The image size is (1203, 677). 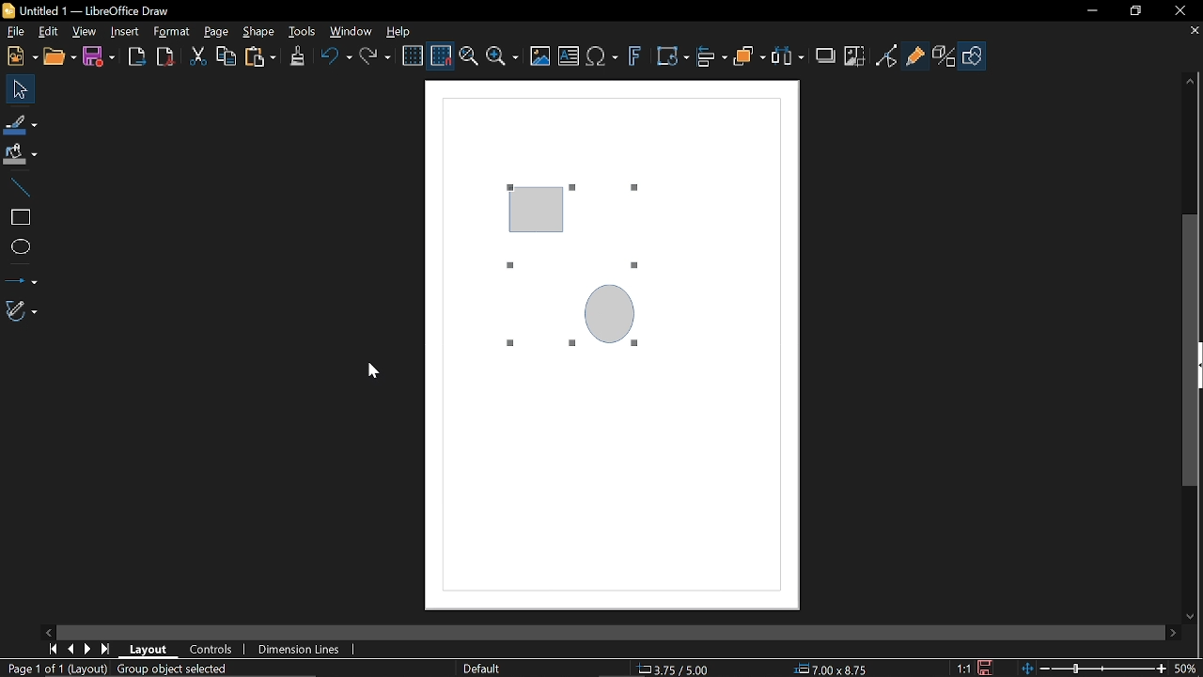 I want to click on Help, so click(x=402, y=31).